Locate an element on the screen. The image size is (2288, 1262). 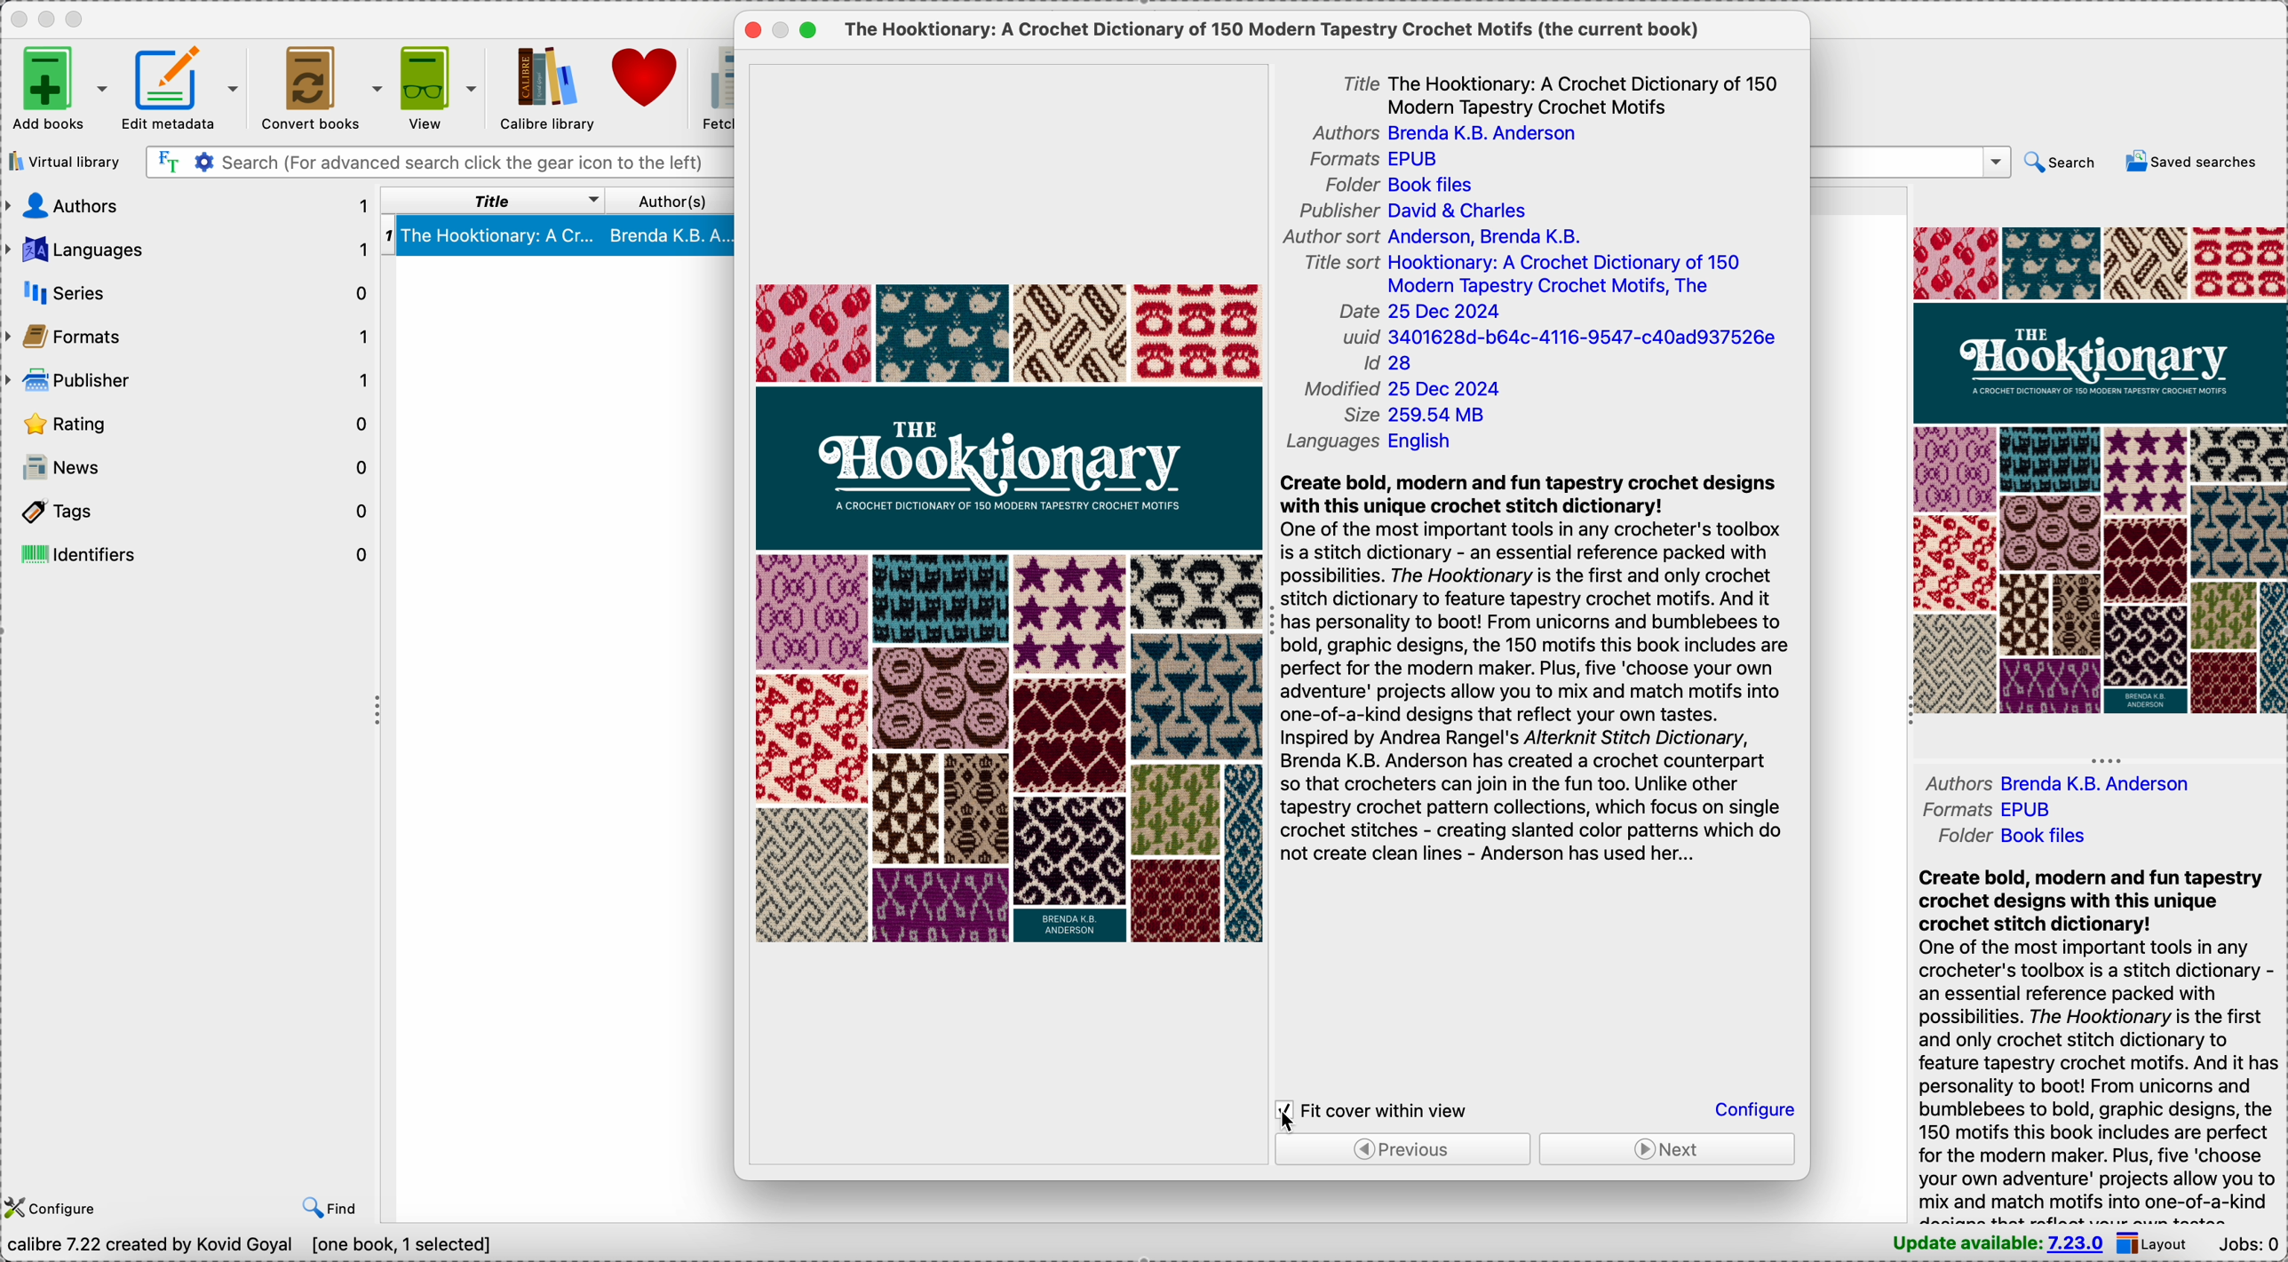
donate is located at coordinates (640, 80).